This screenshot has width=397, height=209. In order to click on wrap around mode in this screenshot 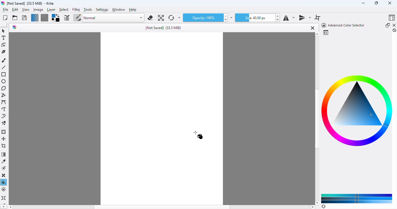, I will do `click(317, 18)`.